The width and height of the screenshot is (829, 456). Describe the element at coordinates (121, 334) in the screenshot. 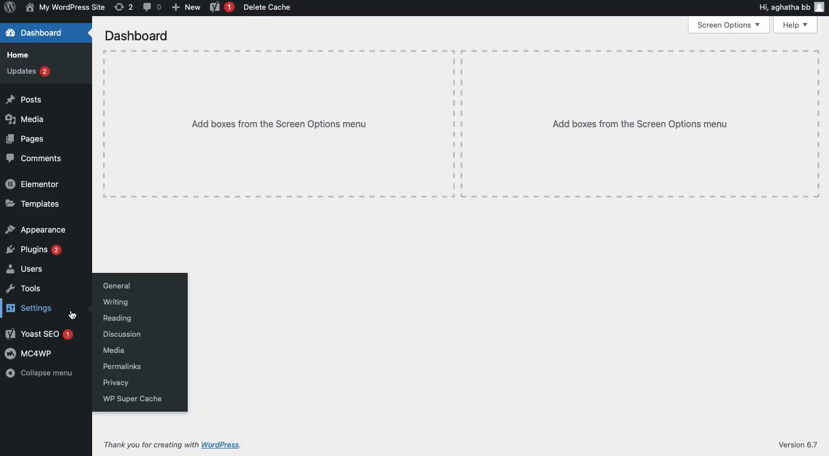

I see `Discussion` at that location.